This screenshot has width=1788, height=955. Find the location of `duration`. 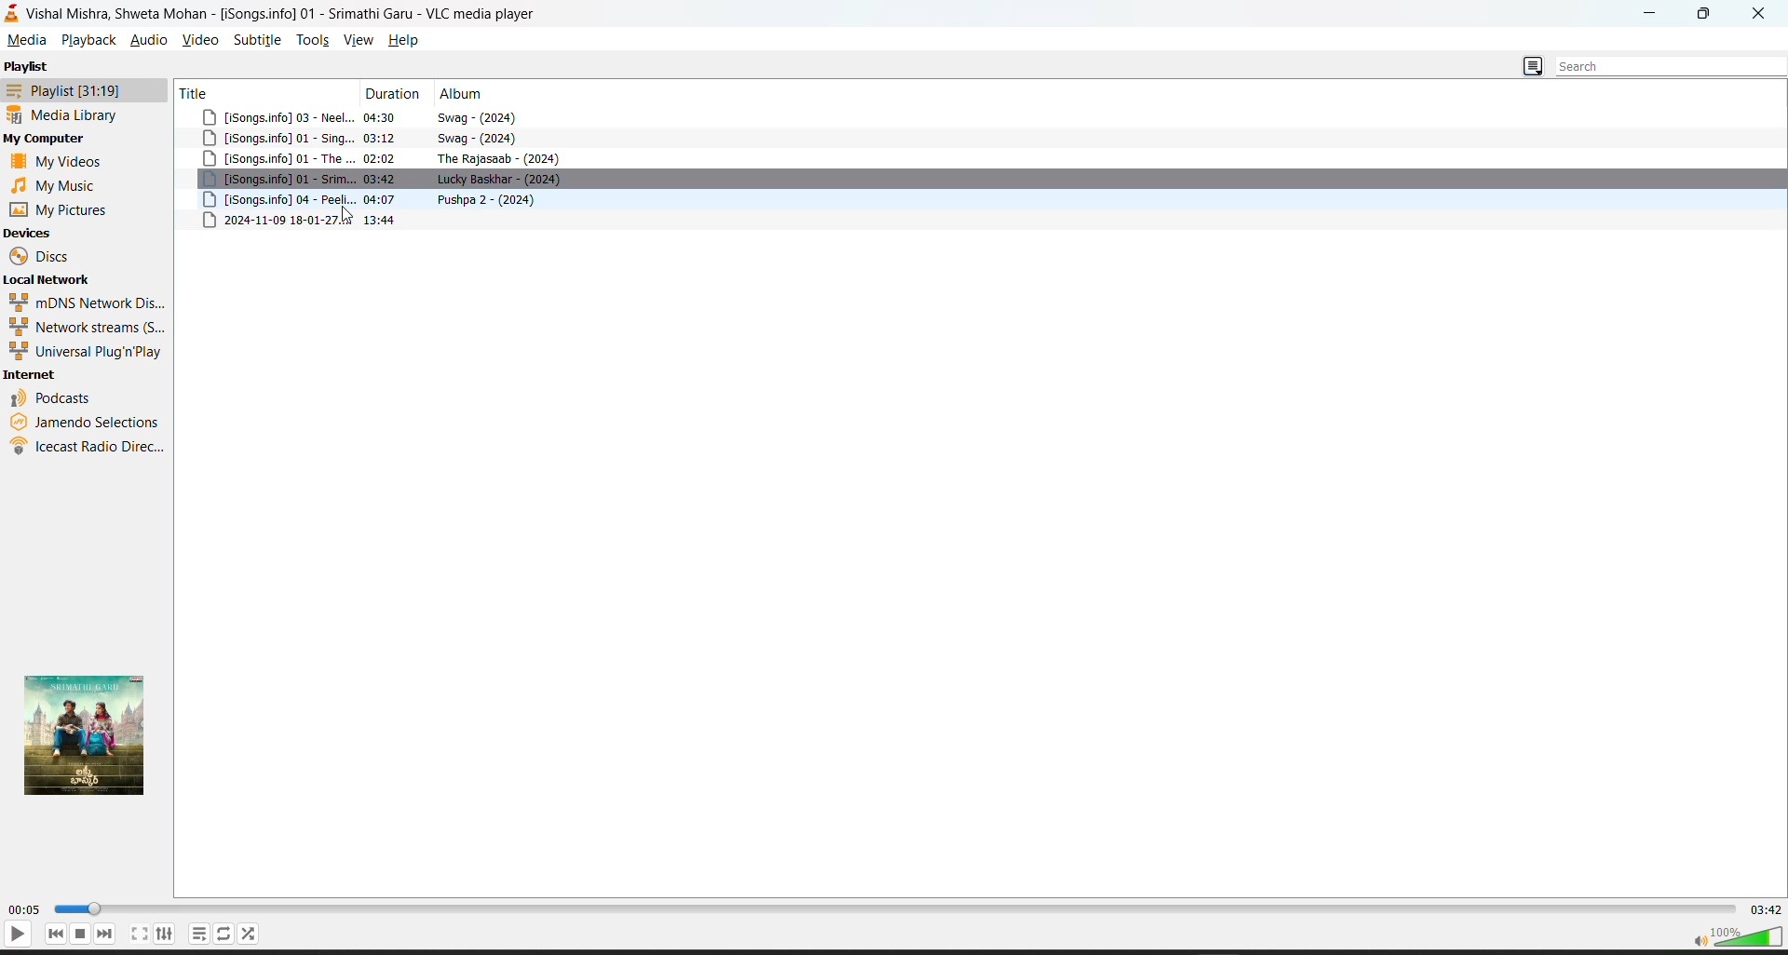

duration is located at coordinates (389, 93).